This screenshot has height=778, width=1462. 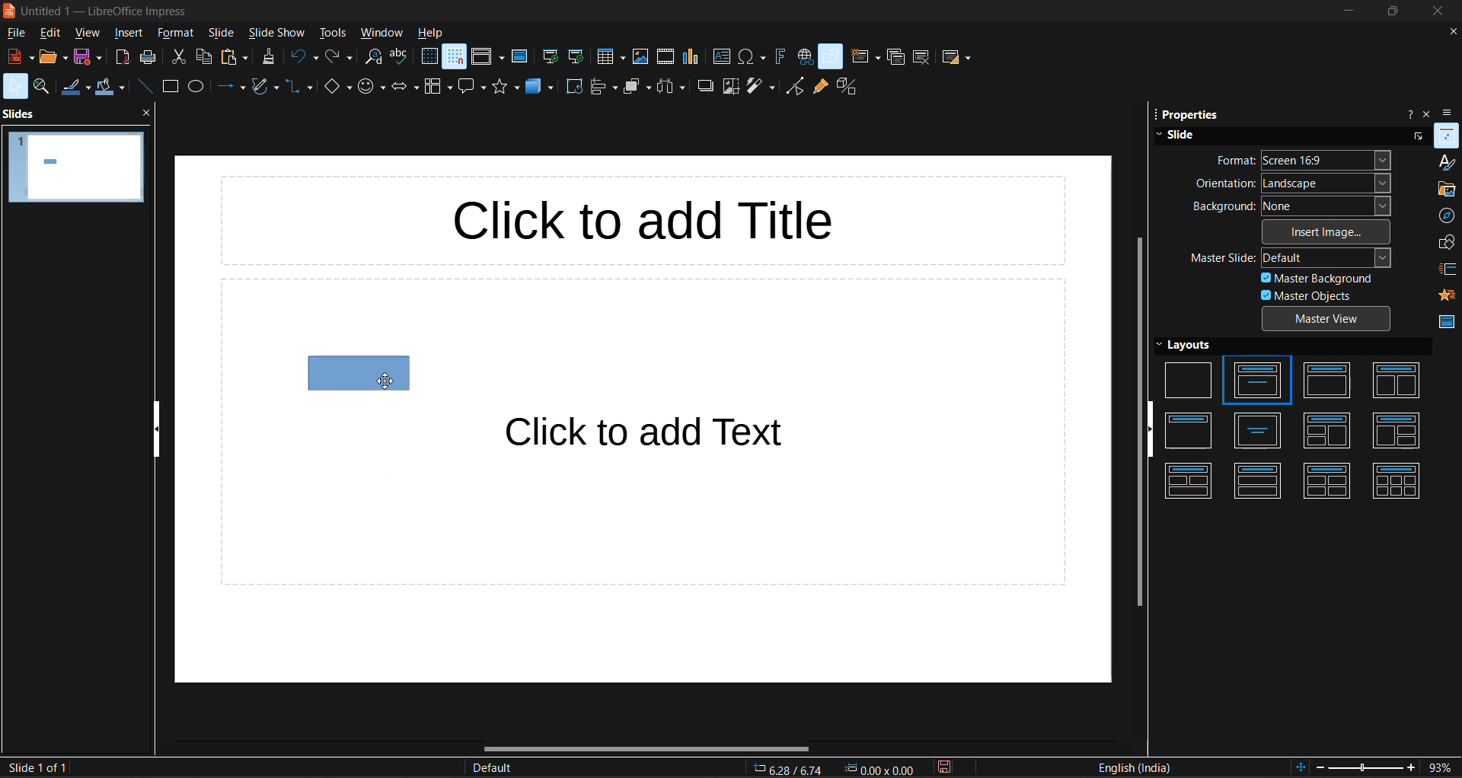 What do you see at coordinates (404, 88) in the screenshot?
I see `block arrows` at bounding box center [404, 88].